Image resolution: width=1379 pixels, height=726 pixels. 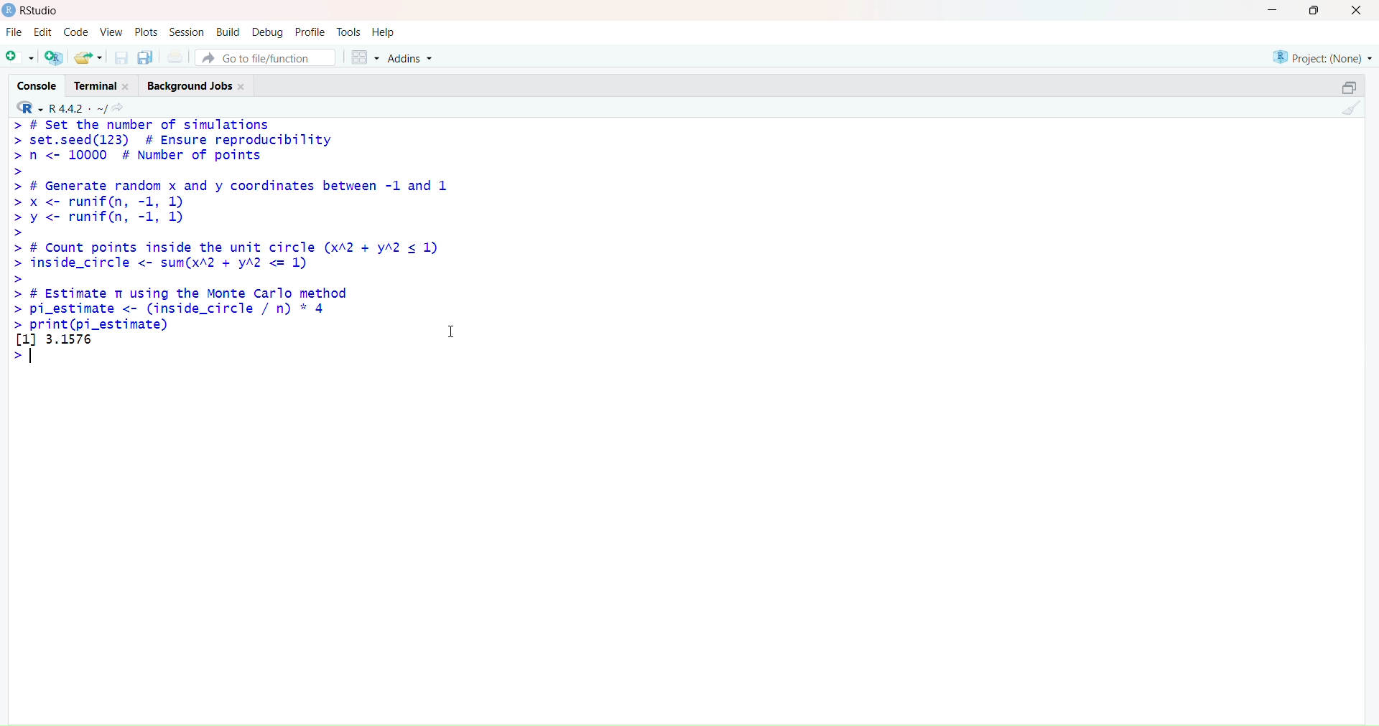 What do you see at coordinates (1272, 10) in the screenshot?
I see `Minimize` at bounding box center [1272, 10].